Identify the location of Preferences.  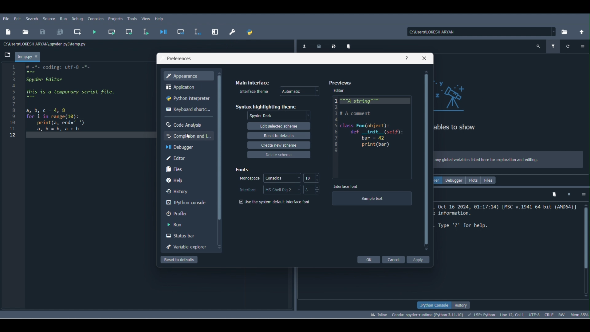
(179, 59).